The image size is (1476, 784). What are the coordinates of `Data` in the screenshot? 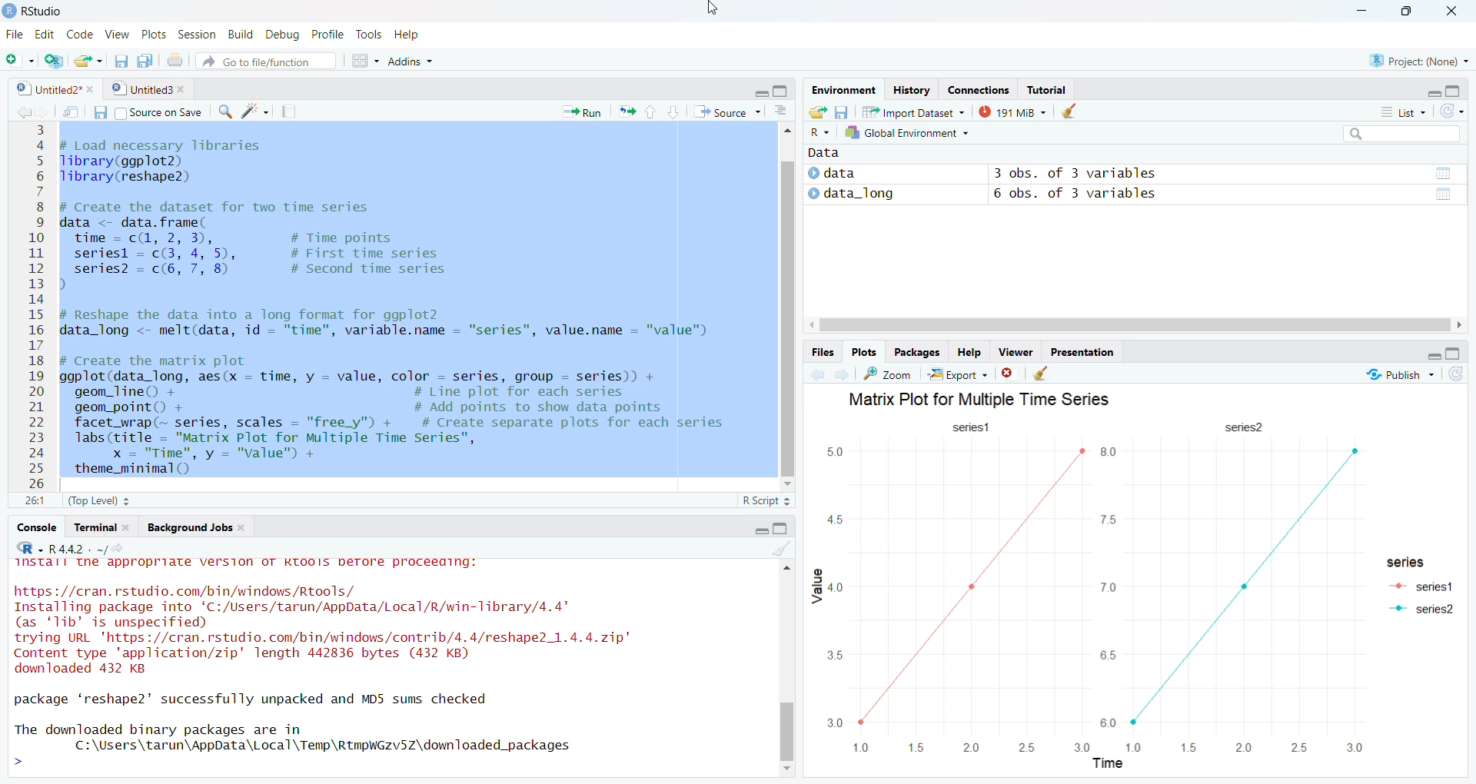 It's located at (827, 153).